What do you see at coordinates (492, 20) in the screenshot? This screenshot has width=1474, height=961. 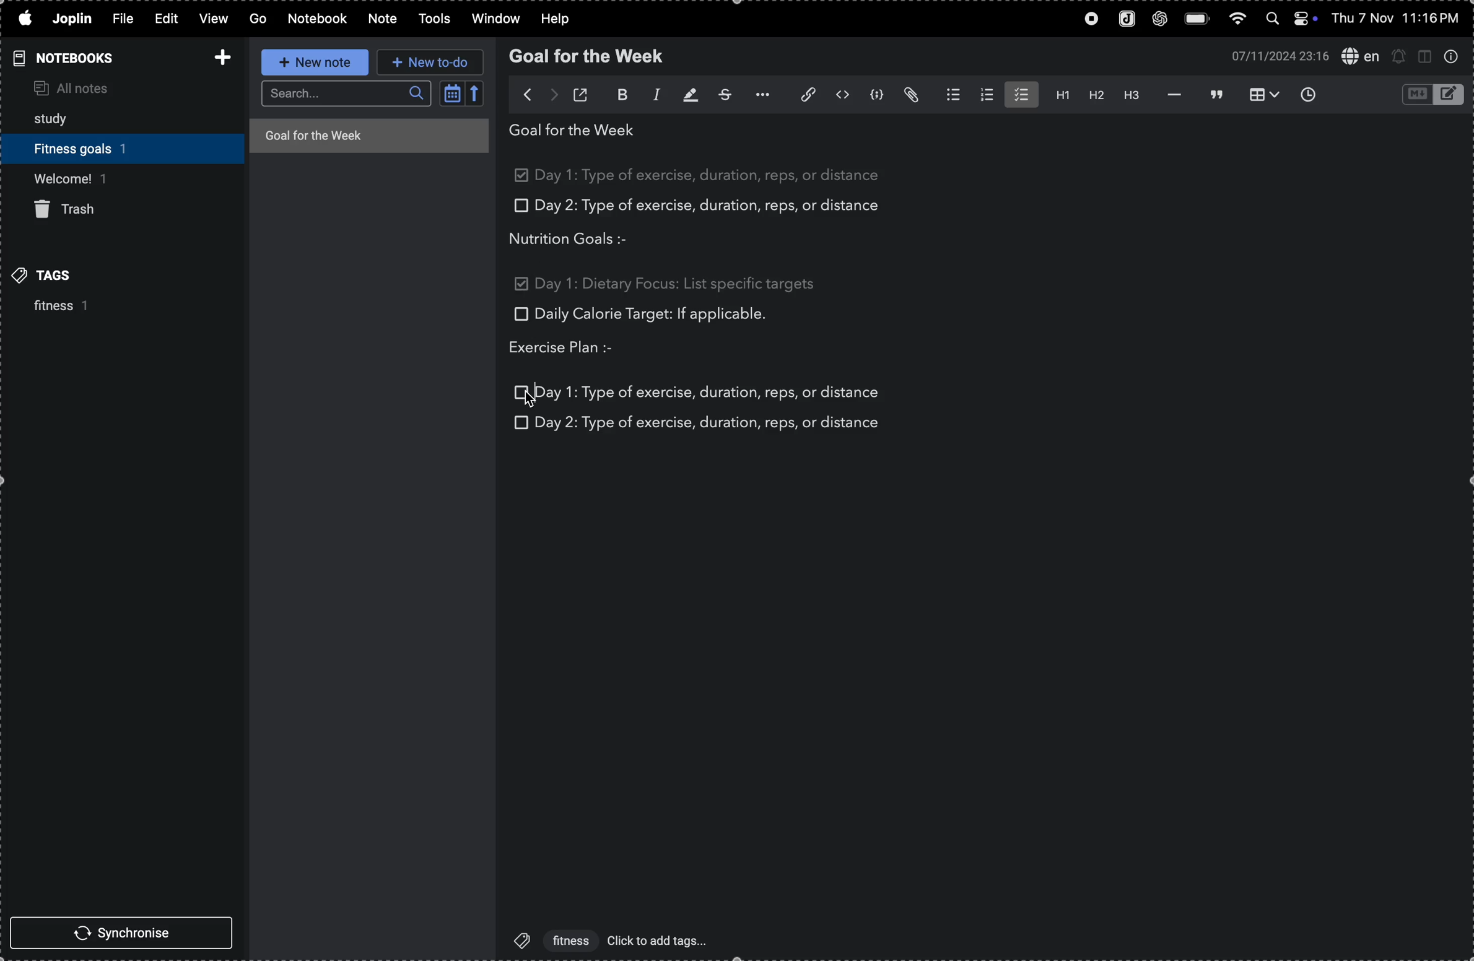 I see `window` at bounding box center [492, 20].